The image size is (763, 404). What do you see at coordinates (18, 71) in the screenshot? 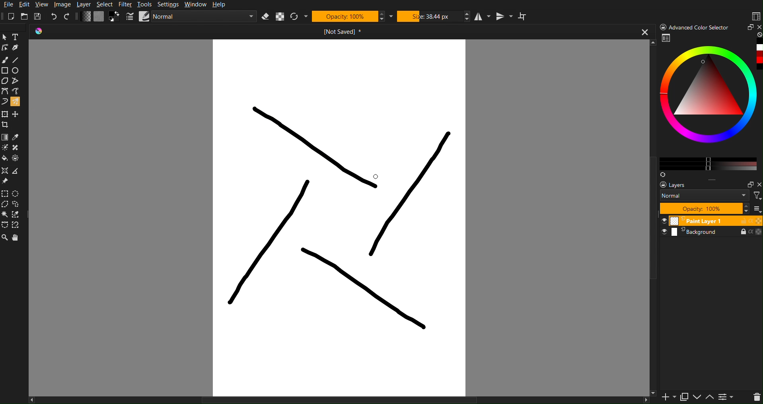
I see `Eclipse` at bounding box center [18, 71].